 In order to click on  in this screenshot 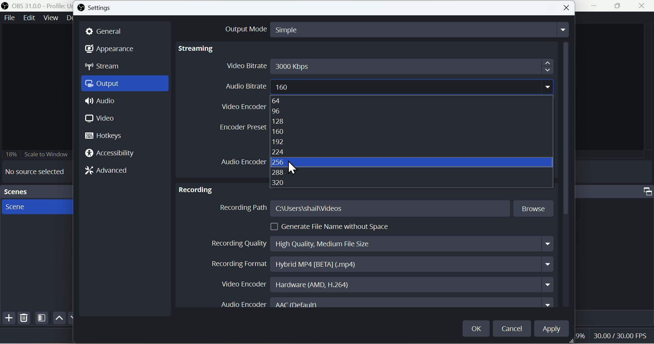, I will do `click(567, 8)`.